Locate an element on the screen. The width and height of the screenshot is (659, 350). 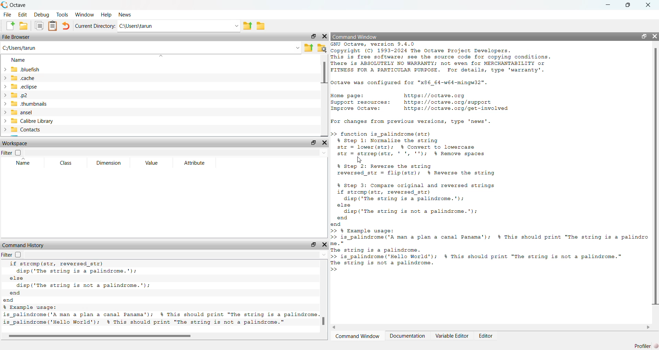
window is located at coordinates (85, 14).